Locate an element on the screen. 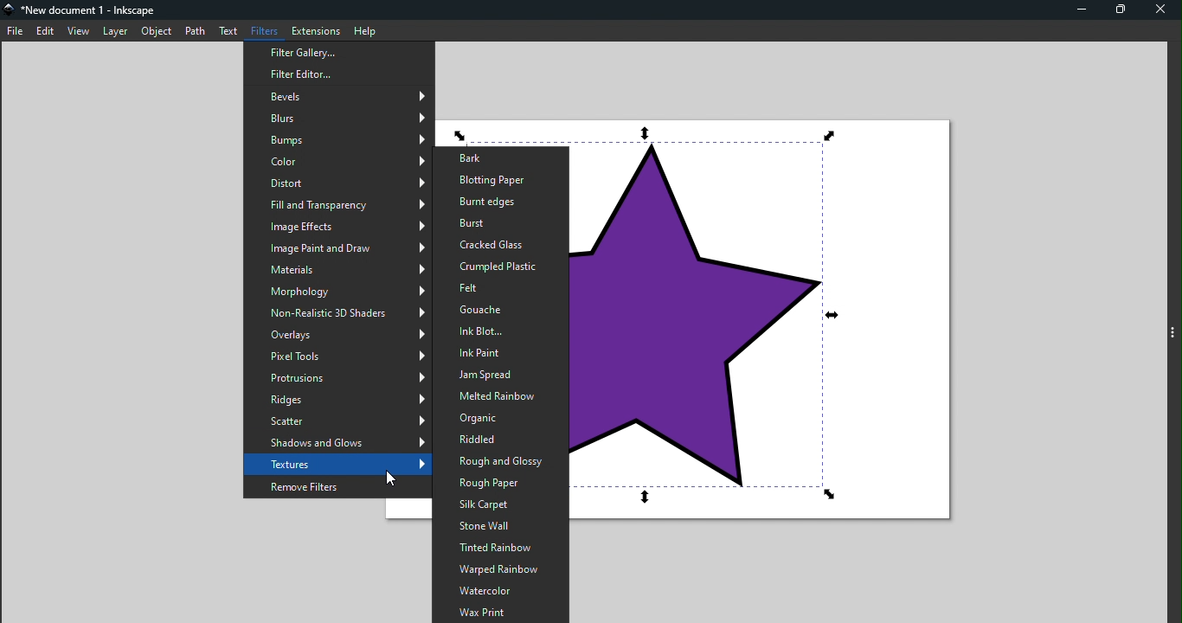 The width and height of the screenshot is (1182, 623). Bevels is located at coordinates (337, 97).